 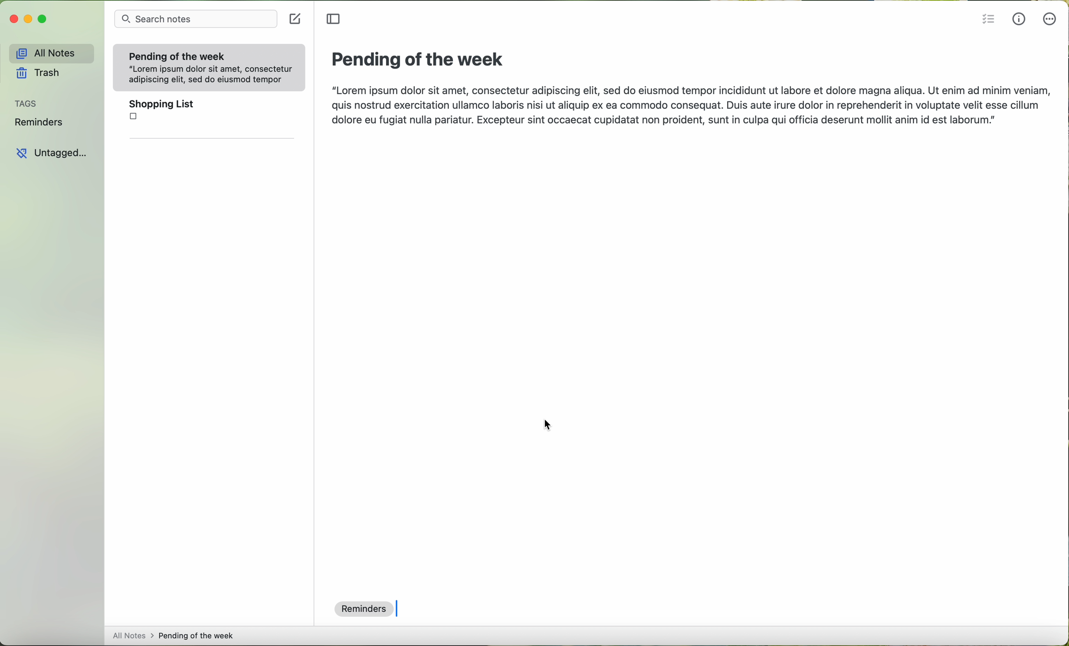 I want to click on reminders, so click(x=39, y=122).